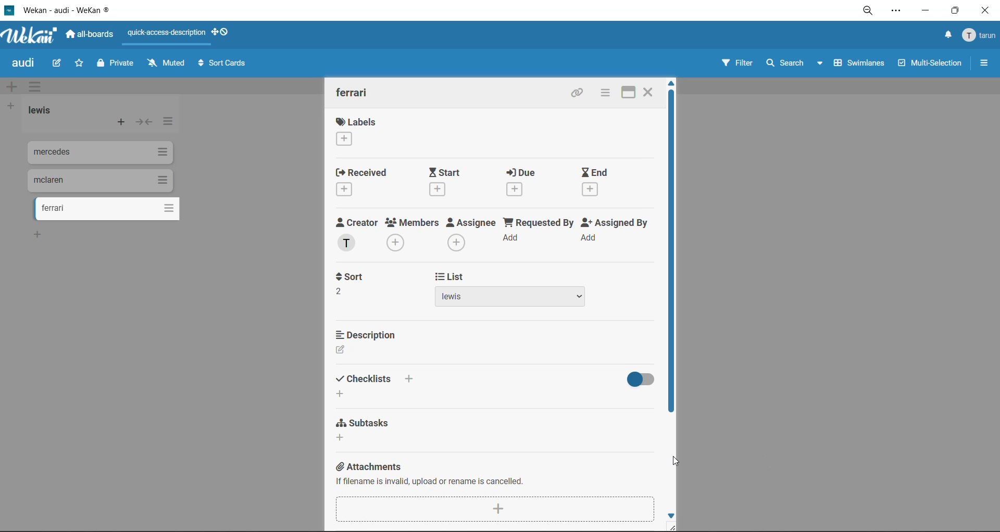 This screenshot has height=532, width=1000. I want to click on filter, so click(738, 63).